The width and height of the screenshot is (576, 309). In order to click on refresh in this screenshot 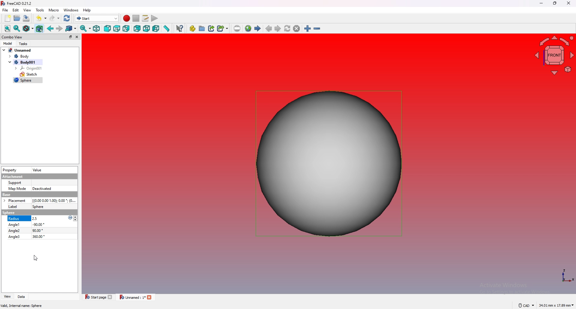, I will do `click(67, 18)`.